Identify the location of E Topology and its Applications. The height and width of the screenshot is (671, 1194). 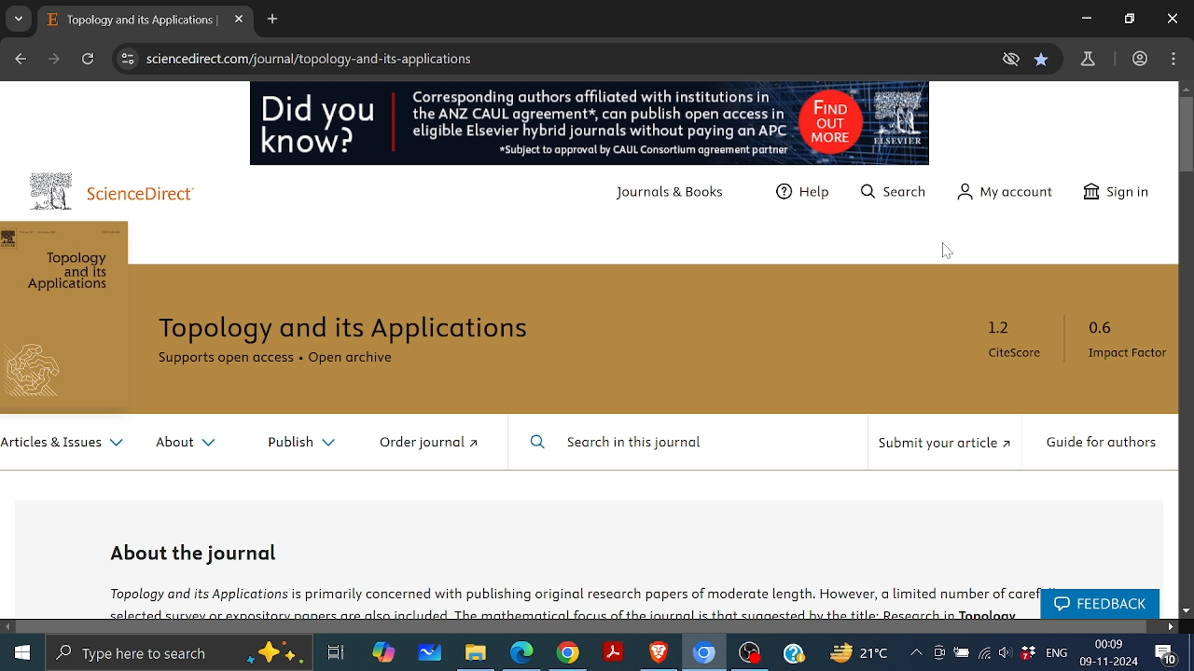
(130, 20).